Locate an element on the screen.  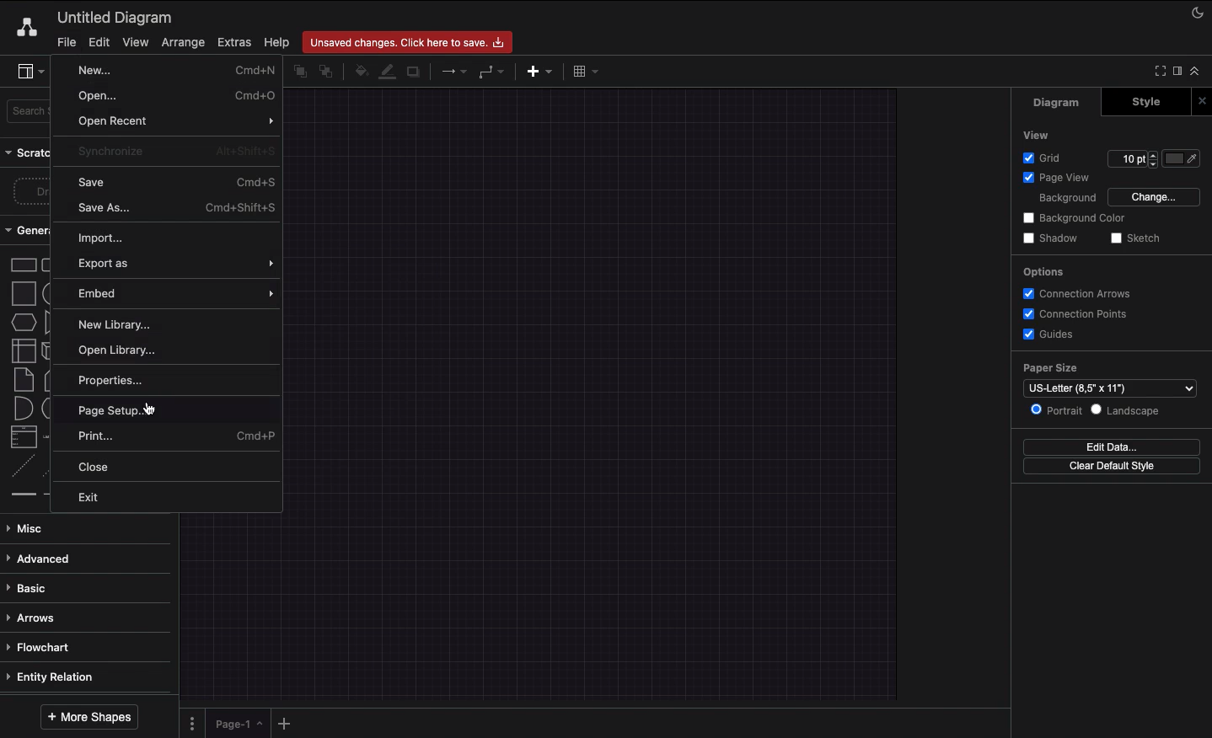
10 pt is located at coordinates (1131, 157).